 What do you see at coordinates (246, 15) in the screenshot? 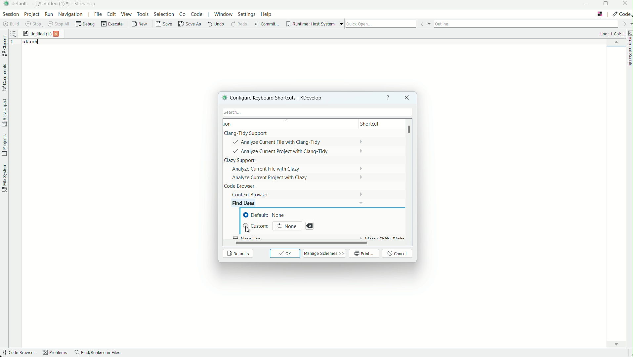
I see `settings menu` at bounding box center [246, 15].